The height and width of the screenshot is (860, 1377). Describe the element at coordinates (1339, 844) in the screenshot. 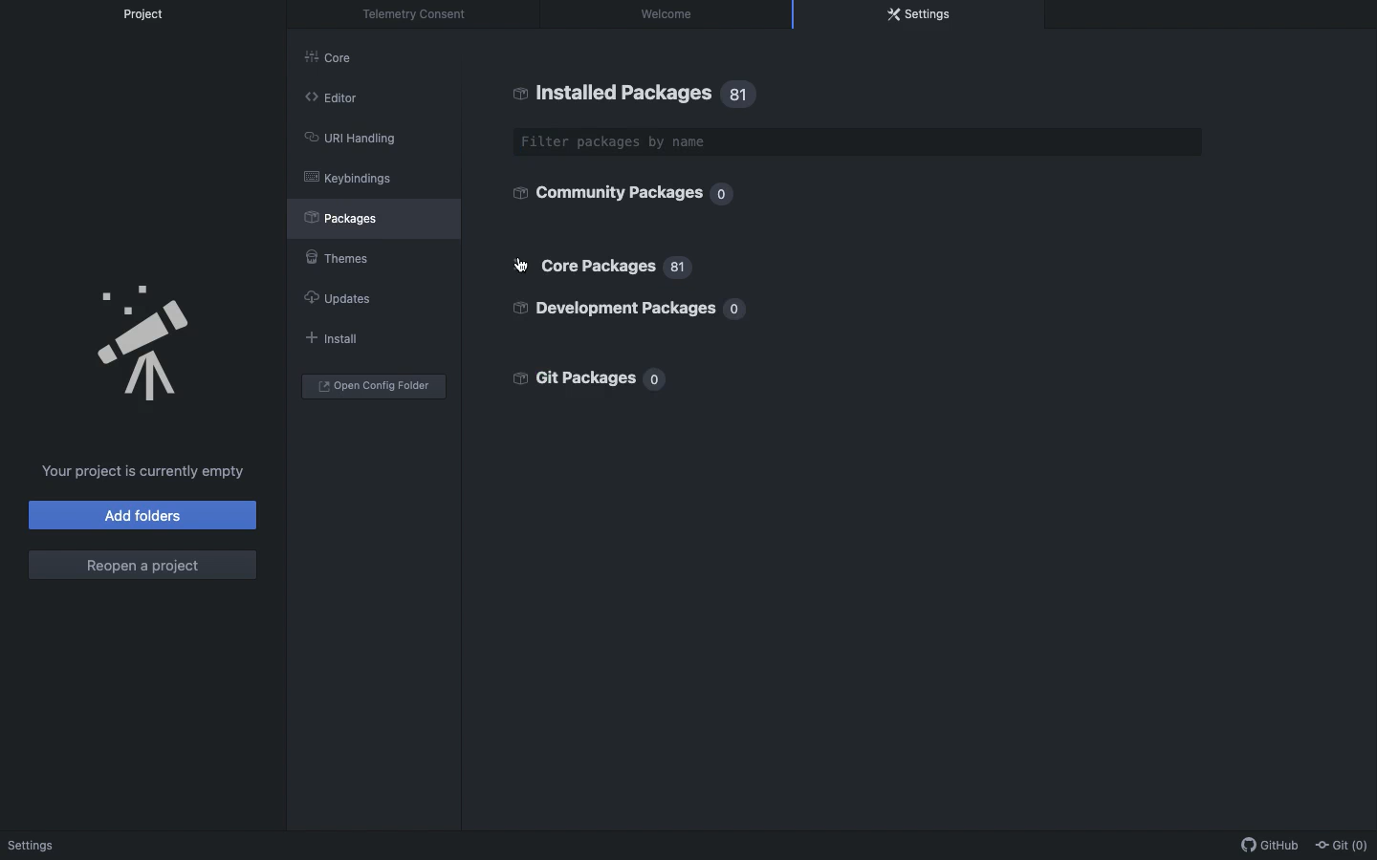

I see `Git(0)` at that location.